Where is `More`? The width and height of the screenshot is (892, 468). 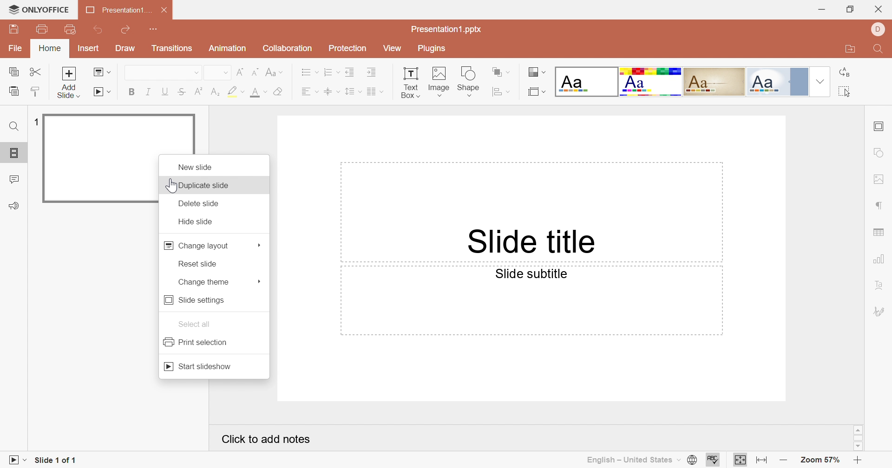
More is located at coordinates (259, 282).